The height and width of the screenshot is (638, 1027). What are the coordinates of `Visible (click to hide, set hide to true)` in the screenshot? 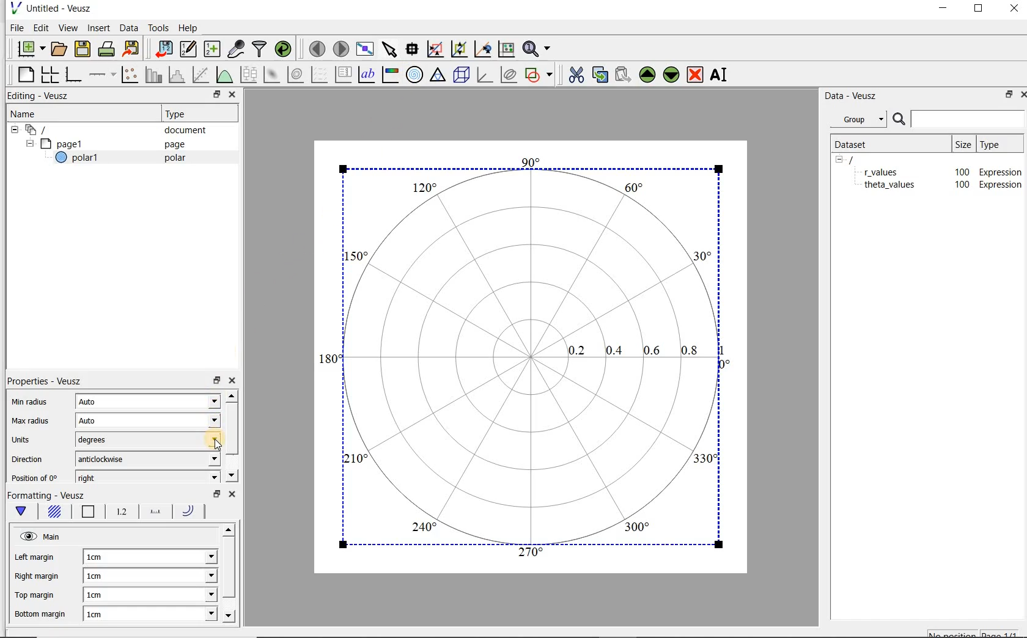 It's located at (28, 533).